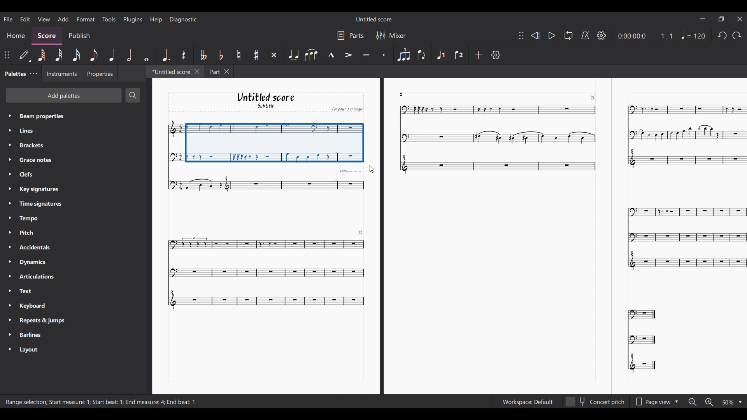  What do you see at coordinates (642, 314) in the screenshot?
I see `` at bounding box center [642, 314].